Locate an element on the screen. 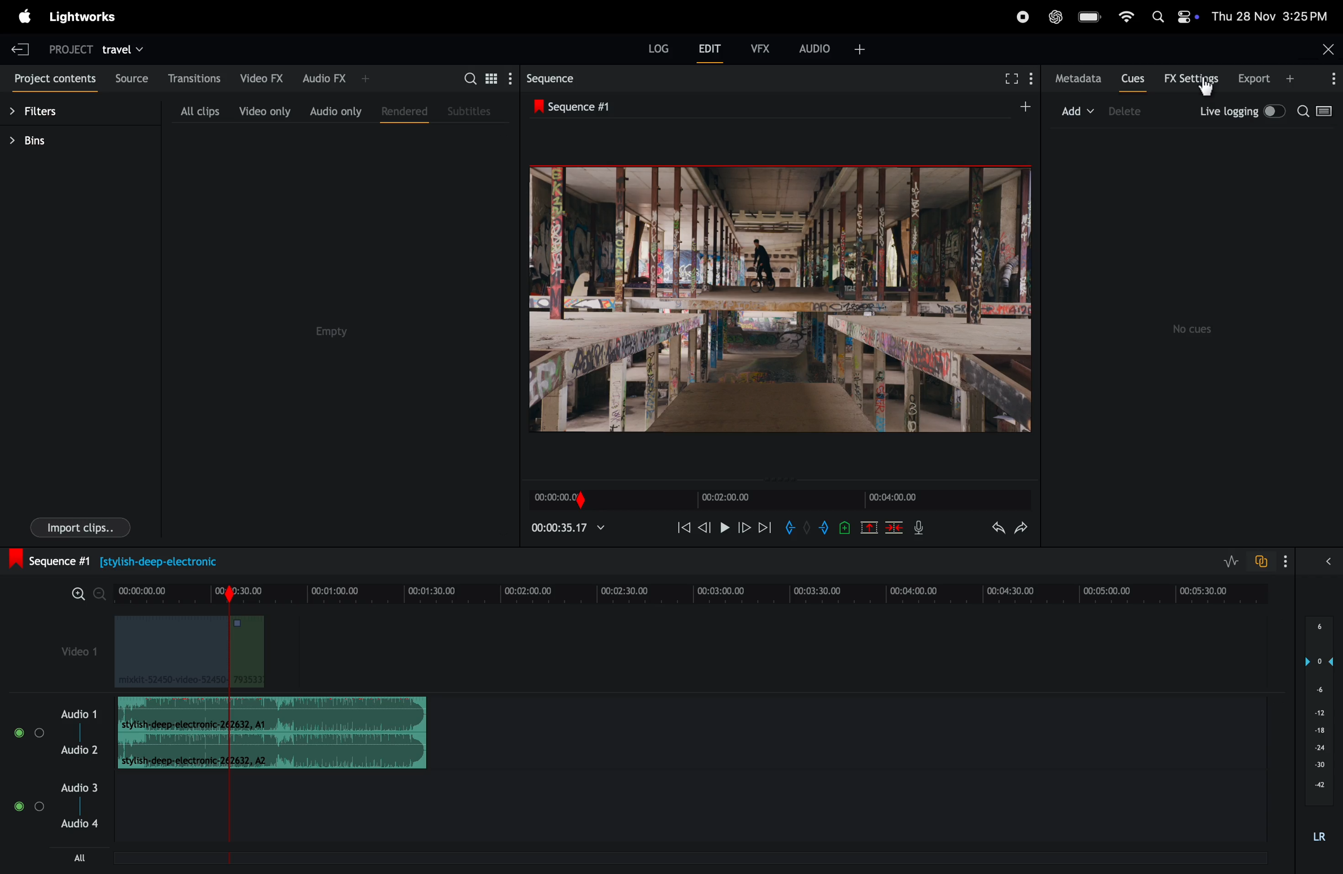 This screenshot has width=1343, height=874. audio 1 is located at coordinates (79, 714).